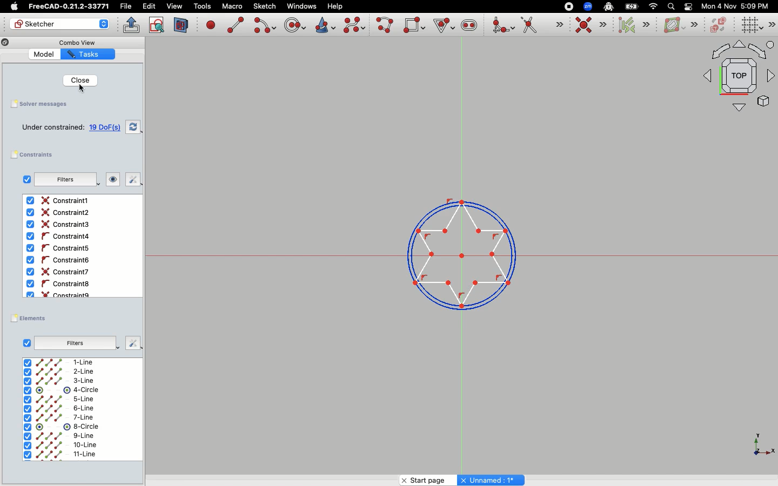 Image resolution: width=778 pixels, height=486 pixels. I want to click on Elements, so click(31, 318).